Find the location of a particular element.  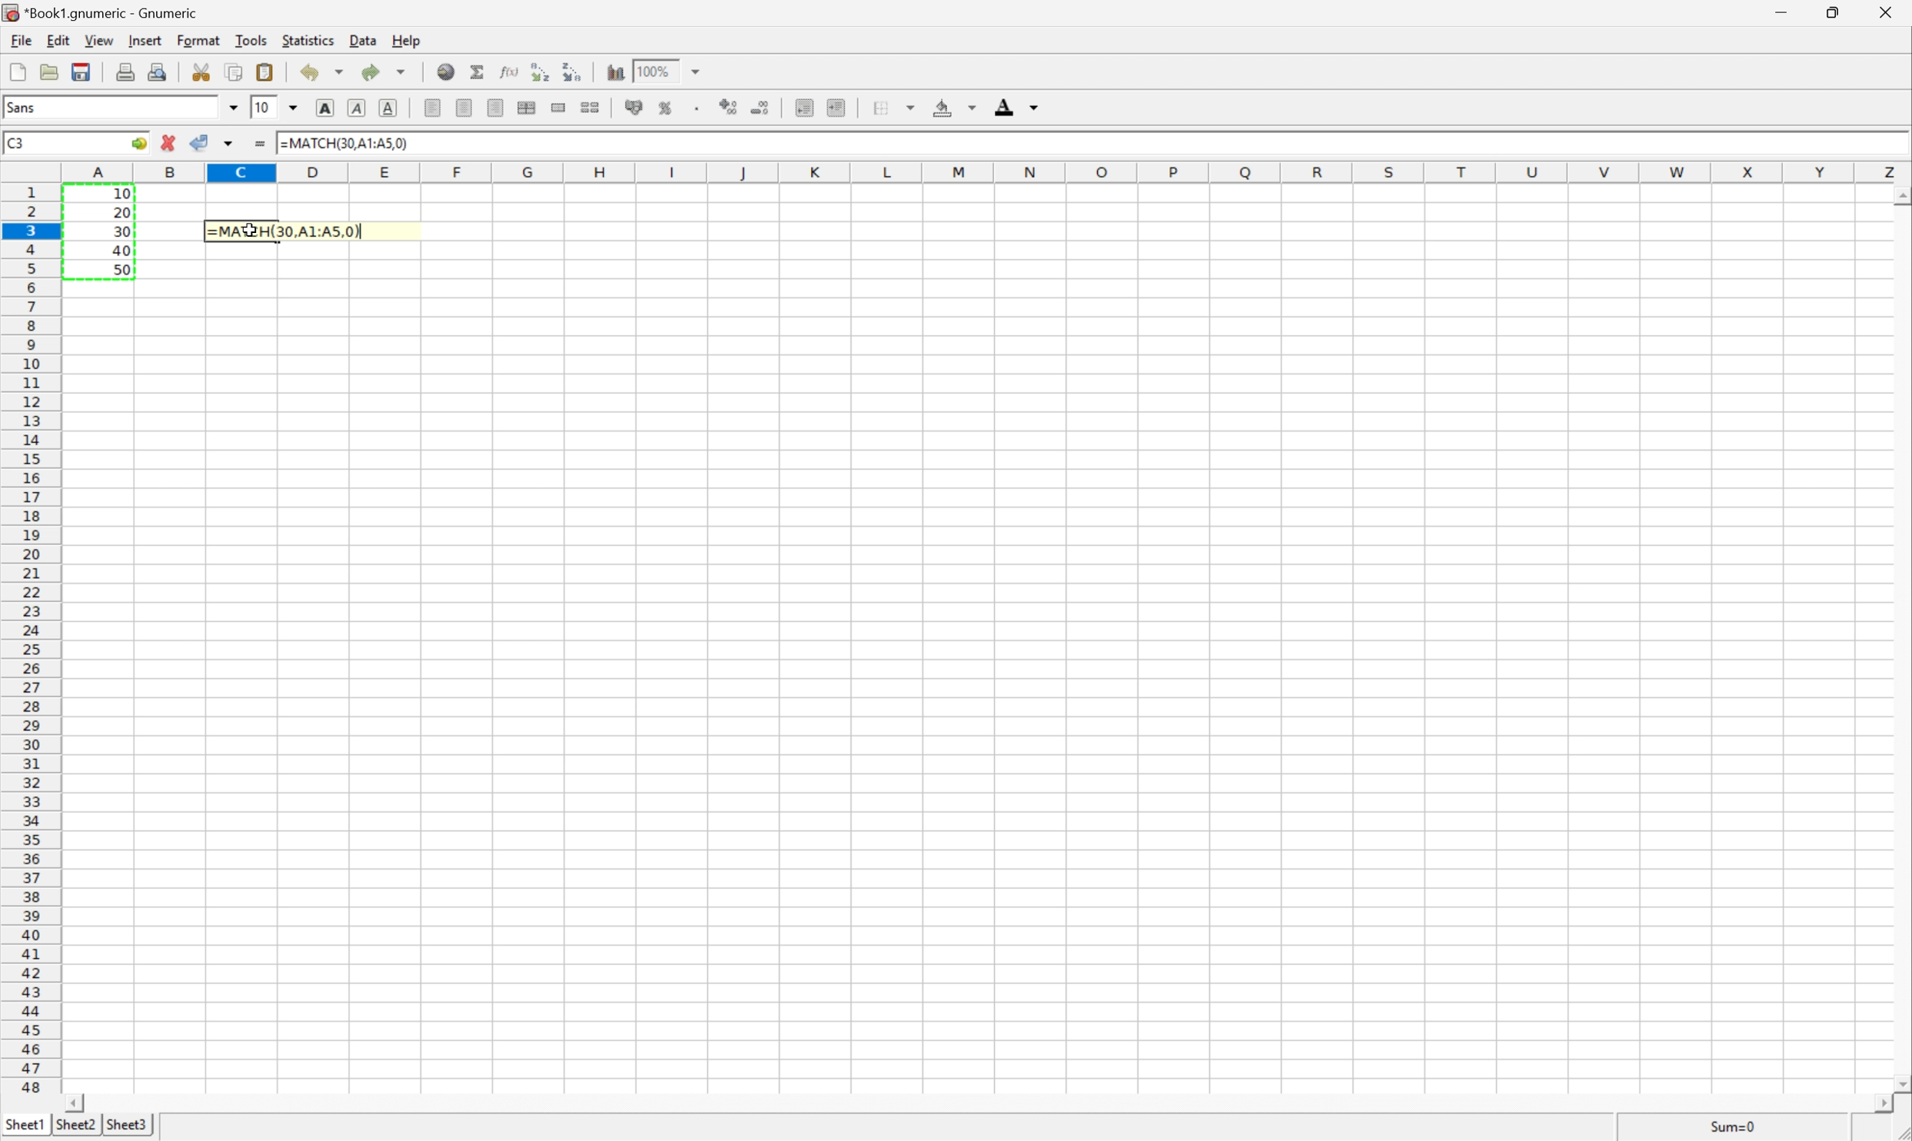

Sheet3 is located at coordinates (131, 1123).